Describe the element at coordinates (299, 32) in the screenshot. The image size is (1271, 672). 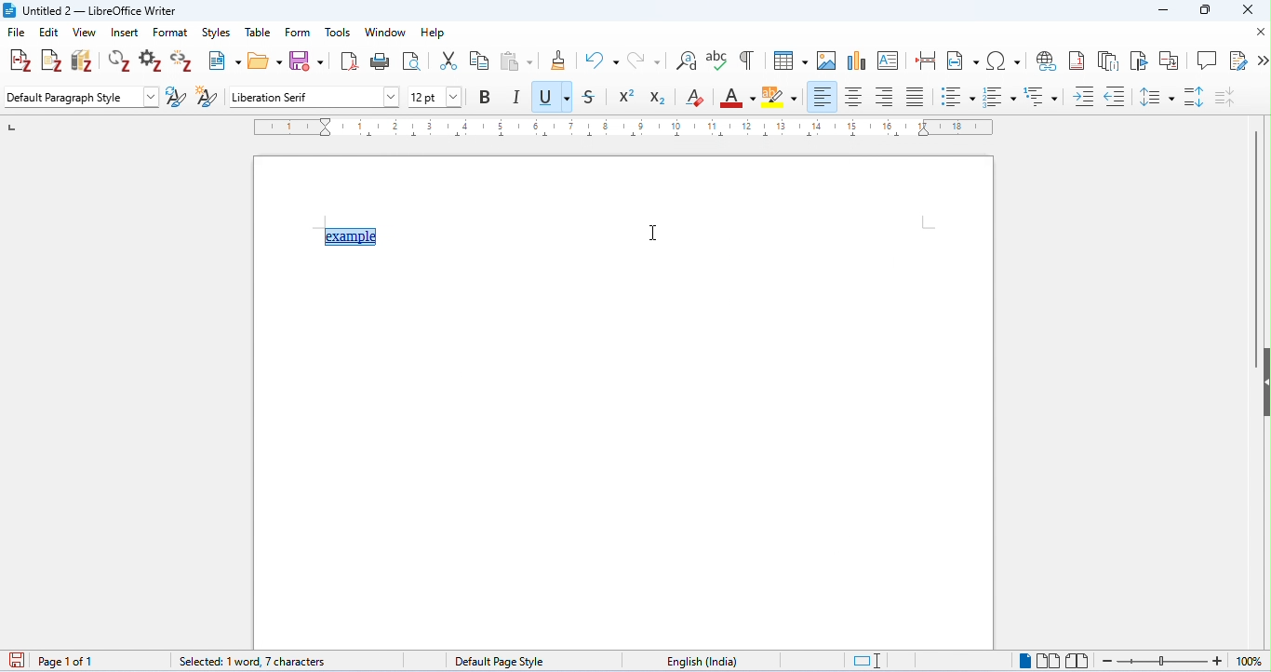
I see `form` at that location.